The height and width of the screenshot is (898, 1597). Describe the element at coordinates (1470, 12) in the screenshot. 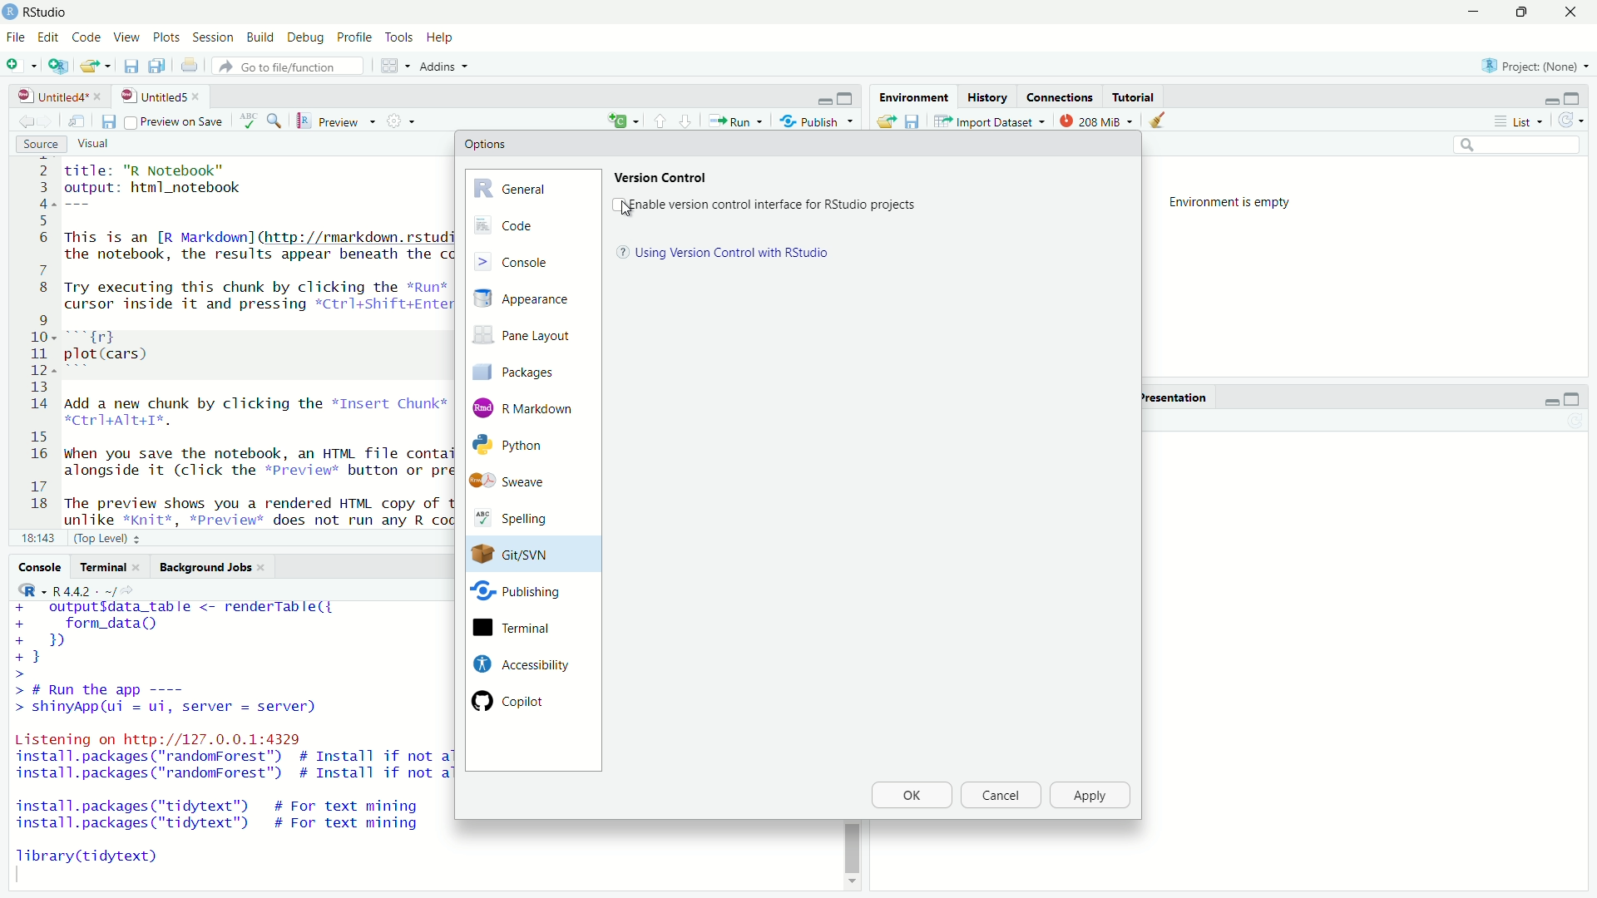

I see `minimise` at that location.